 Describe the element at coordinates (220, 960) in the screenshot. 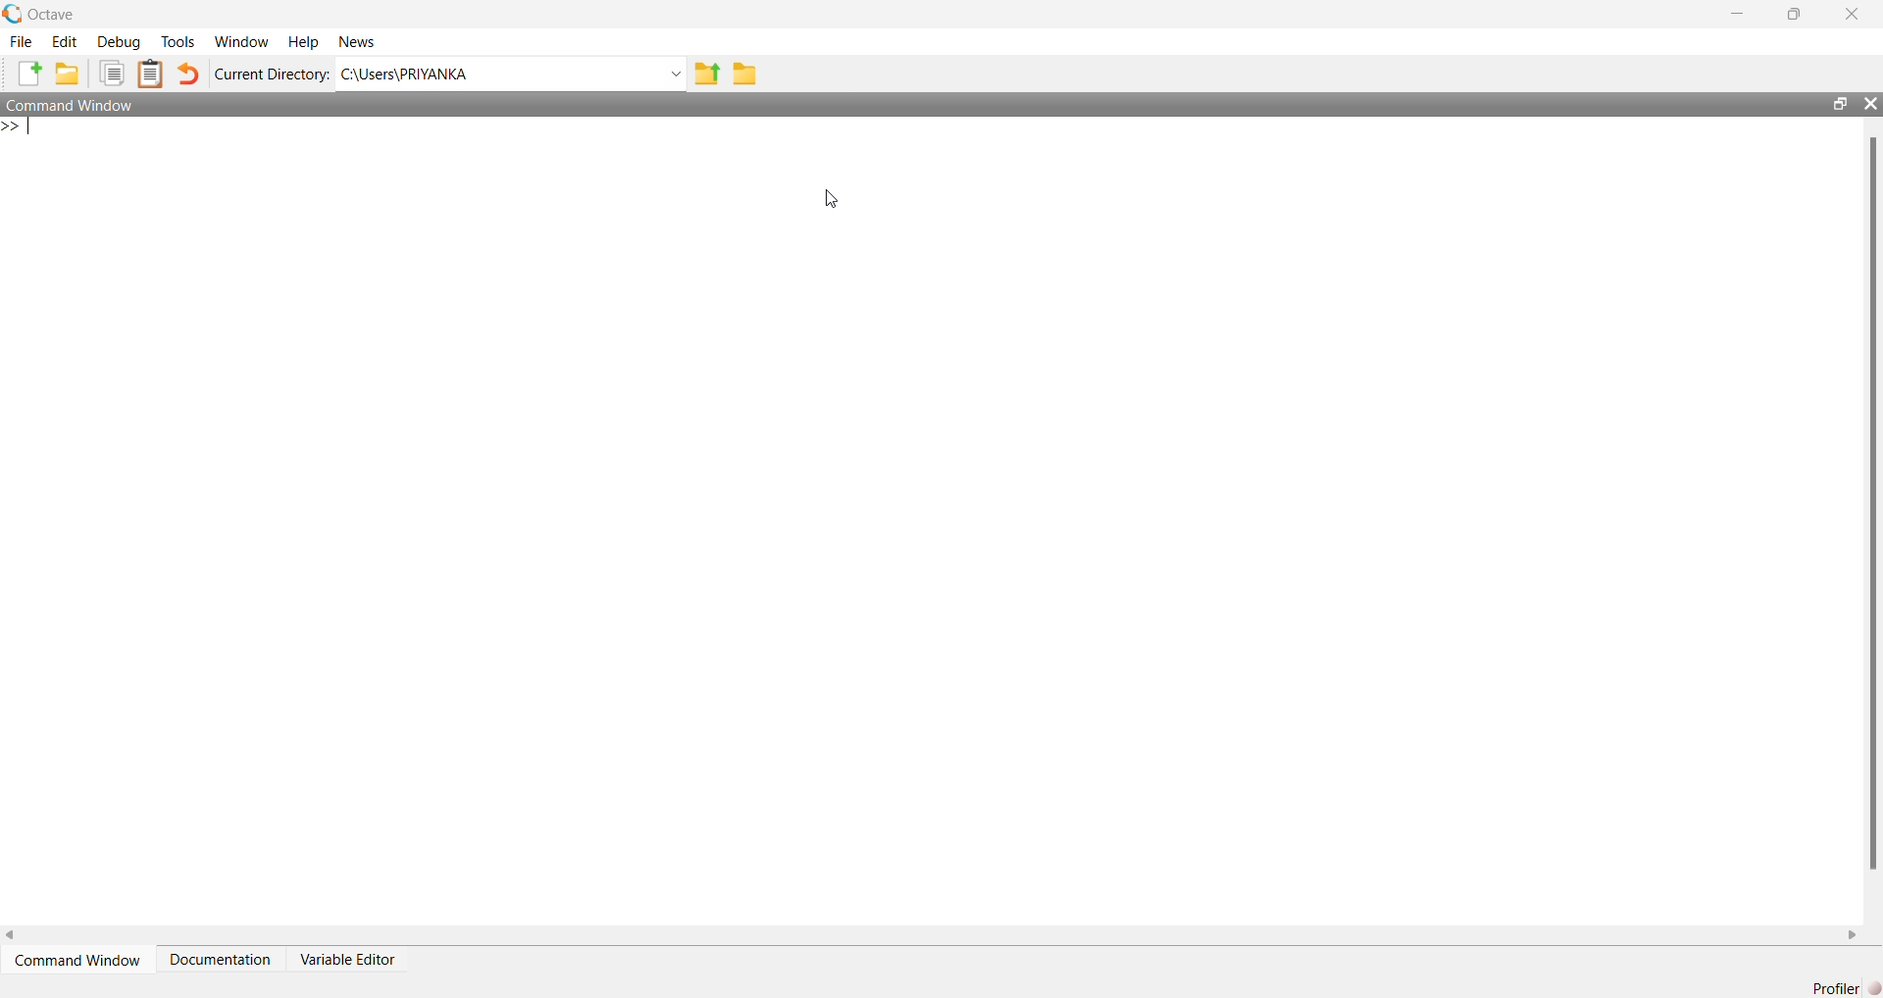

I see `Documentation` at that location.